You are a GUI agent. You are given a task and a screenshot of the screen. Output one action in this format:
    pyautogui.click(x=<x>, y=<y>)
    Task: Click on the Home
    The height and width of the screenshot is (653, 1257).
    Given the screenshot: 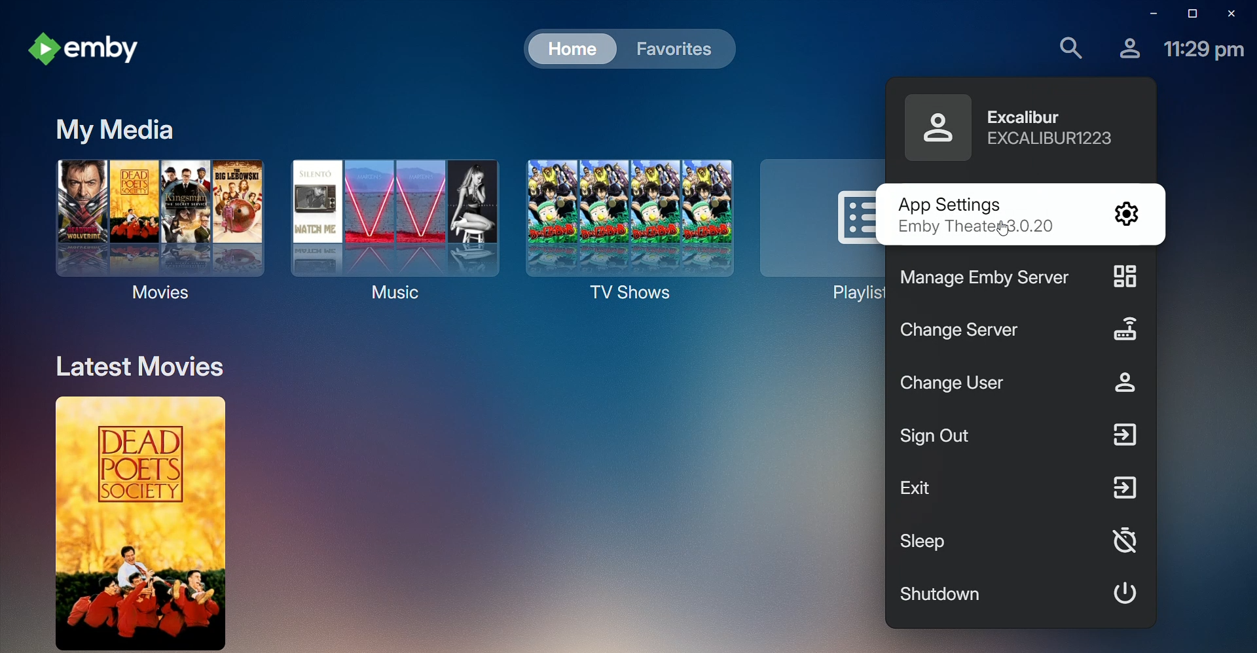 What is the action you would take?
    pyautogui.click(x=570, y=48)
    